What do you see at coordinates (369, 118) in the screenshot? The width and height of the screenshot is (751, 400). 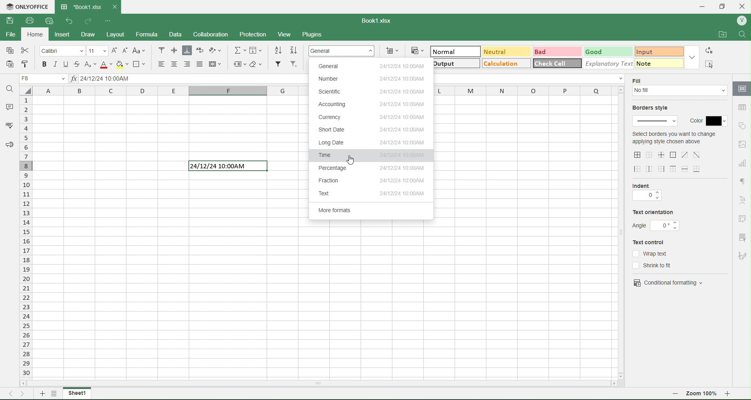 I see `Currency` at bounding box center [369, 118].